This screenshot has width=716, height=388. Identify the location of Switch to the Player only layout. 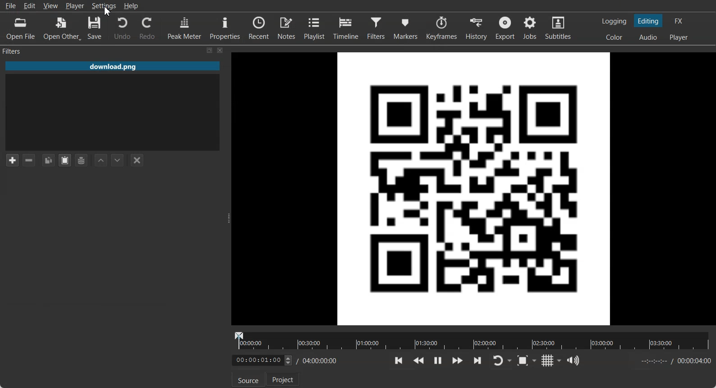
(679, 38).